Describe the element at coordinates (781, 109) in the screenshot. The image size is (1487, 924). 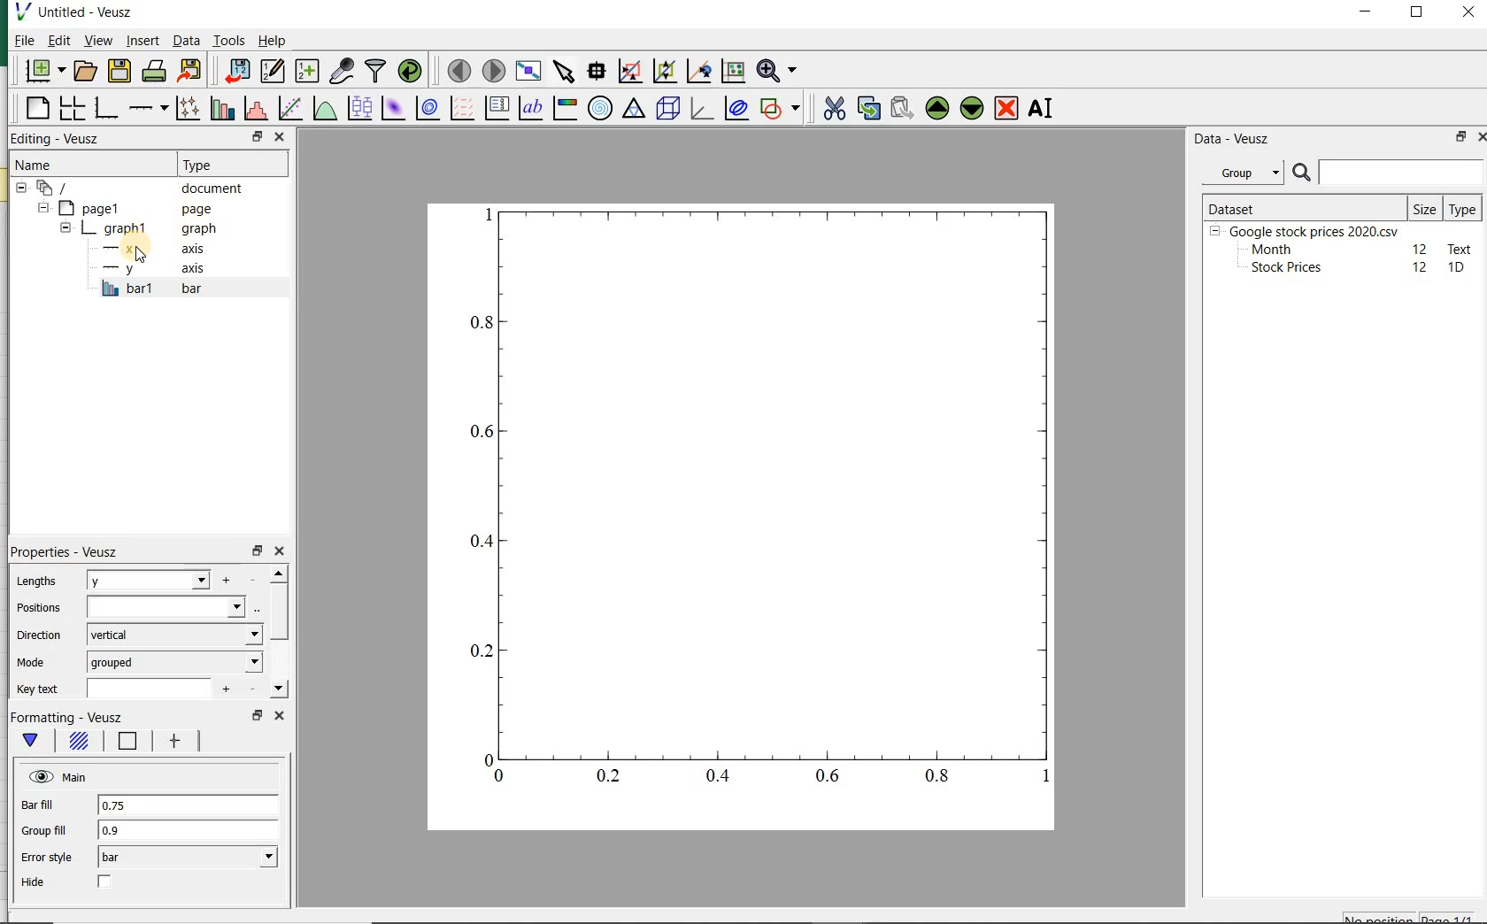
I see `add a shape to the plot` at that location.